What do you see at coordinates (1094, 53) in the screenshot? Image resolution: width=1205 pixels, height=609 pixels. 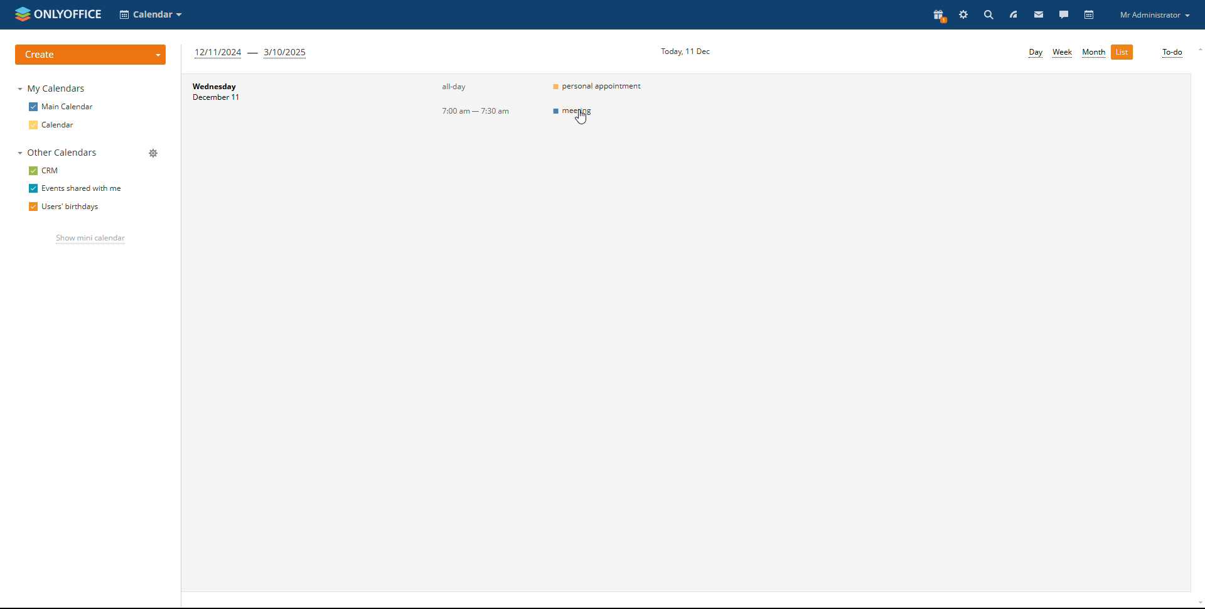 I see `month view` at bounding box center [1094, 53].